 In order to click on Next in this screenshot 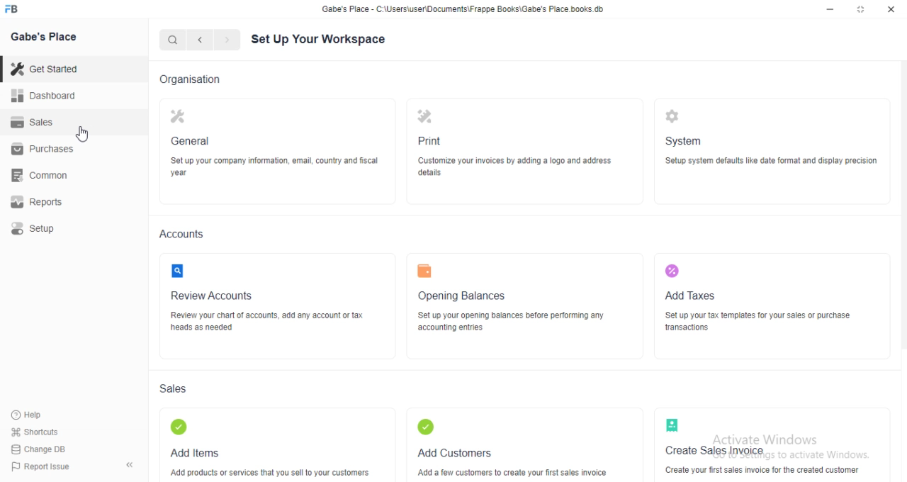, I will do `click(226, 38)`.